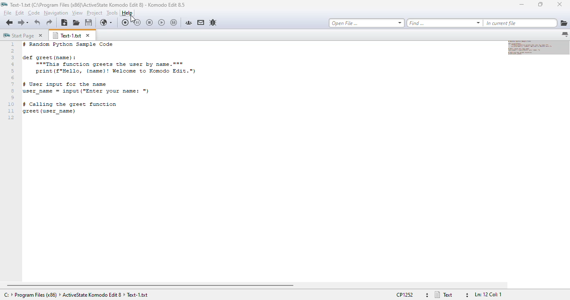  What do you see at coordinates (10, 22) in the screenshot?
I see `go back one location` at bounding box center [10, 22].